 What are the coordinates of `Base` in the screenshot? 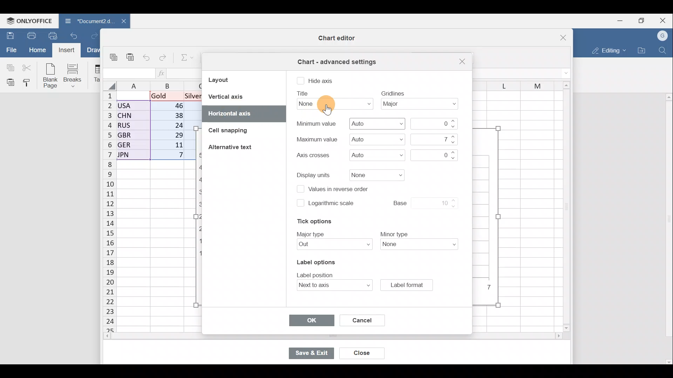 It's located at (418, 202).